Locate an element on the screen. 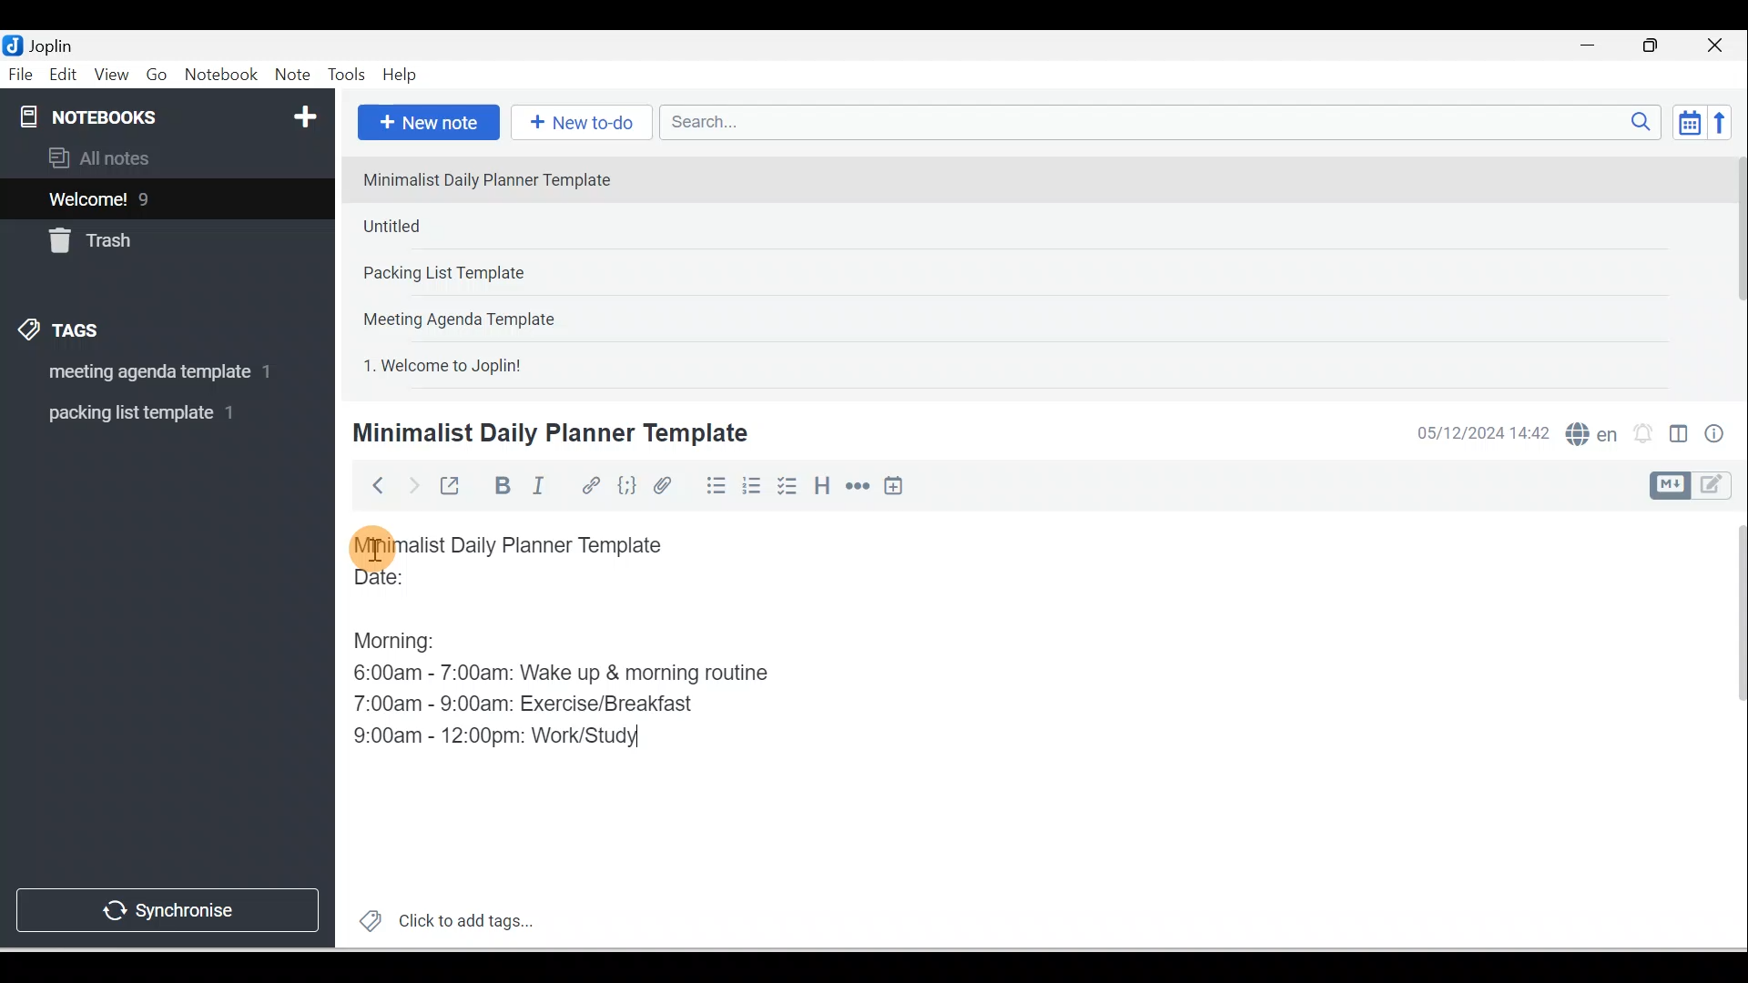  Scroll bar is located at coordinates (1733, 269).